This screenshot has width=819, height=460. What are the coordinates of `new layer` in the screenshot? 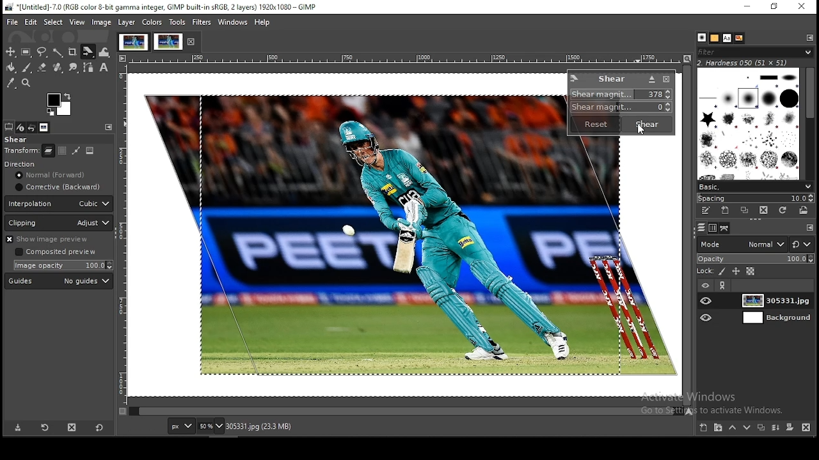 It's located at (703, 428).